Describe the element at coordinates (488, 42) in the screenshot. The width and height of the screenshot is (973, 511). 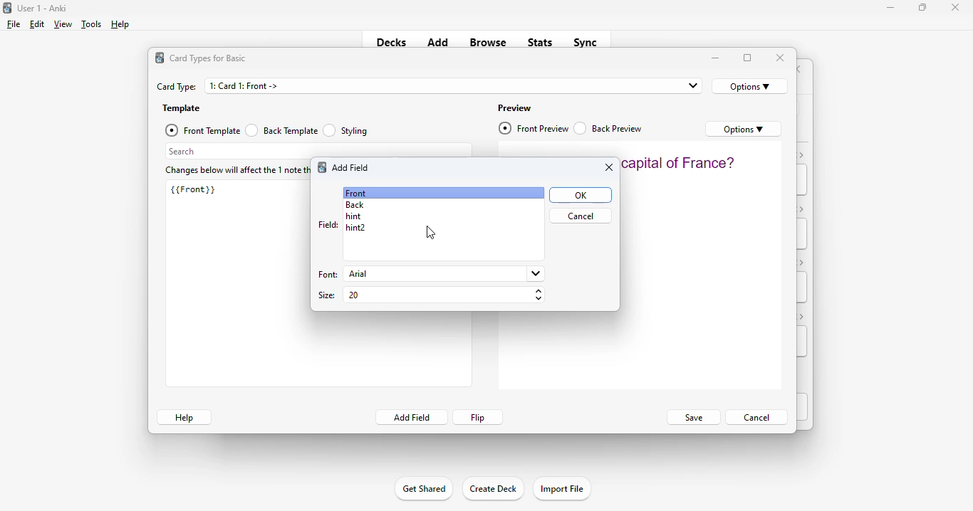
I see `browse` at that location.